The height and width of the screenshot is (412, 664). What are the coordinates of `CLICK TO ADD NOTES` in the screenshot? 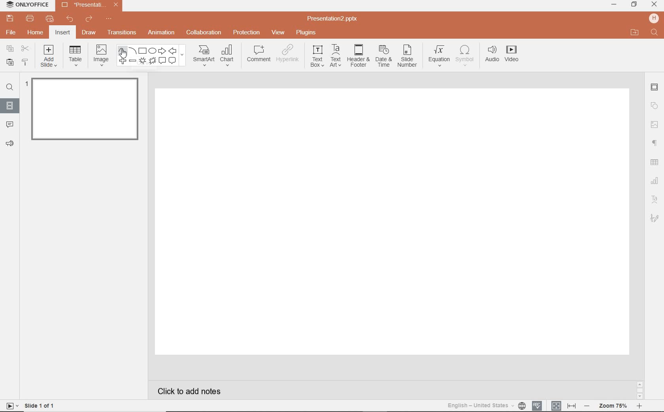 It's located at (192, 391).